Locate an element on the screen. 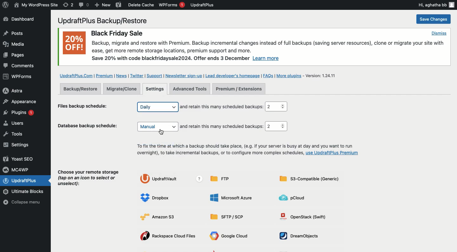  pCLoud is located at coordinates (295, 197).